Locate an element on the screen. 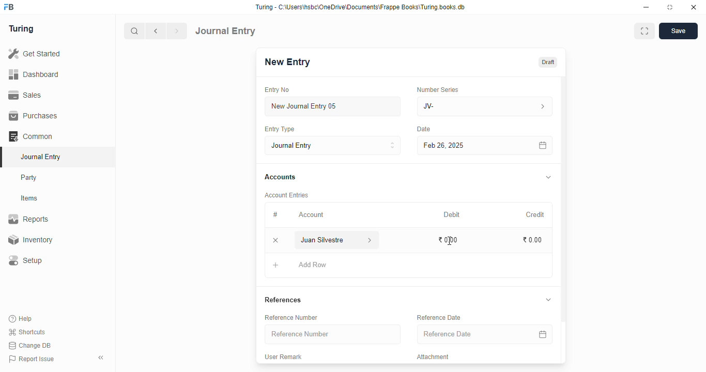 This screenshot has width=706, height=372. FB - logo is located at coordinates (9, 7).